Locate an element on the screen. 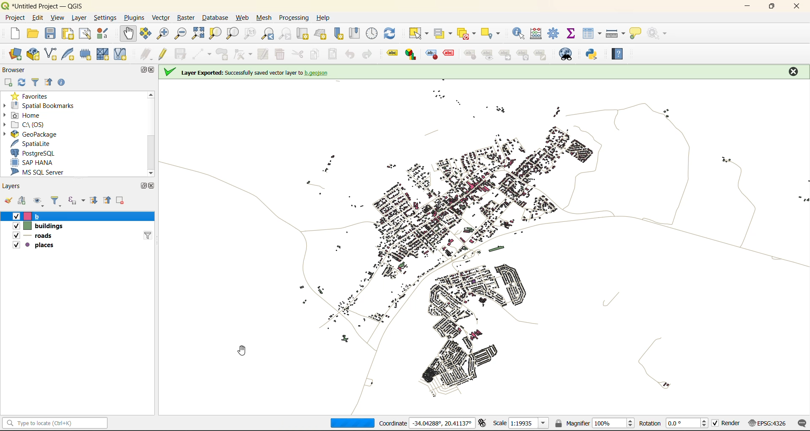 The image size is (810, 431). magnifier is located at coordinates (594, 424).